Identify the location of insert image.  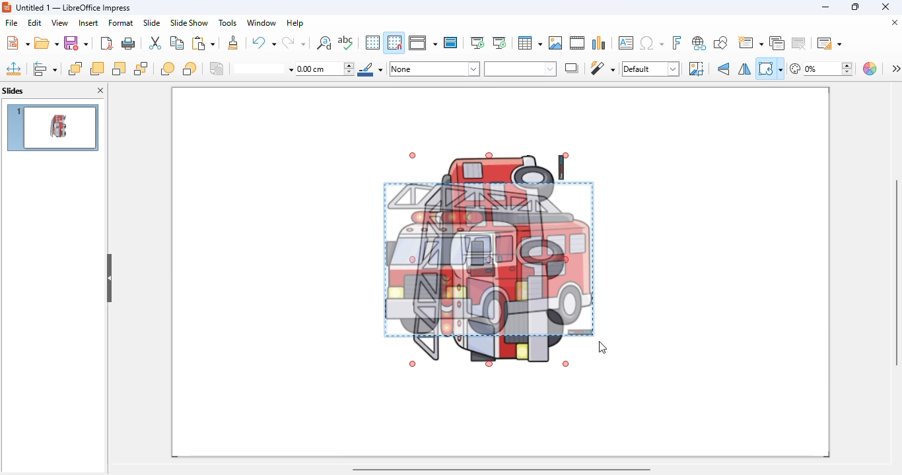
(555, 43).